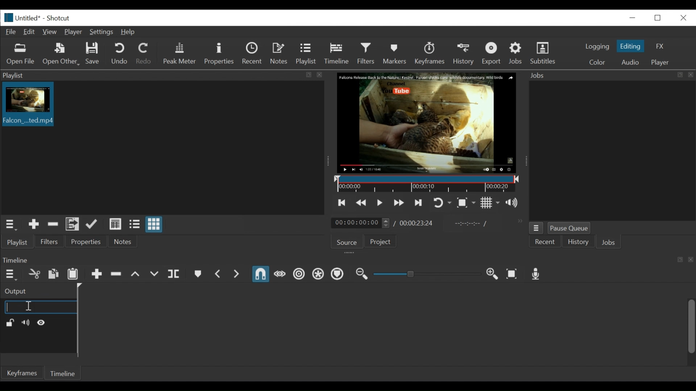  Describe the element at coordinates (179, 54) in the screenshot. I see `Peak Meter` at that location.